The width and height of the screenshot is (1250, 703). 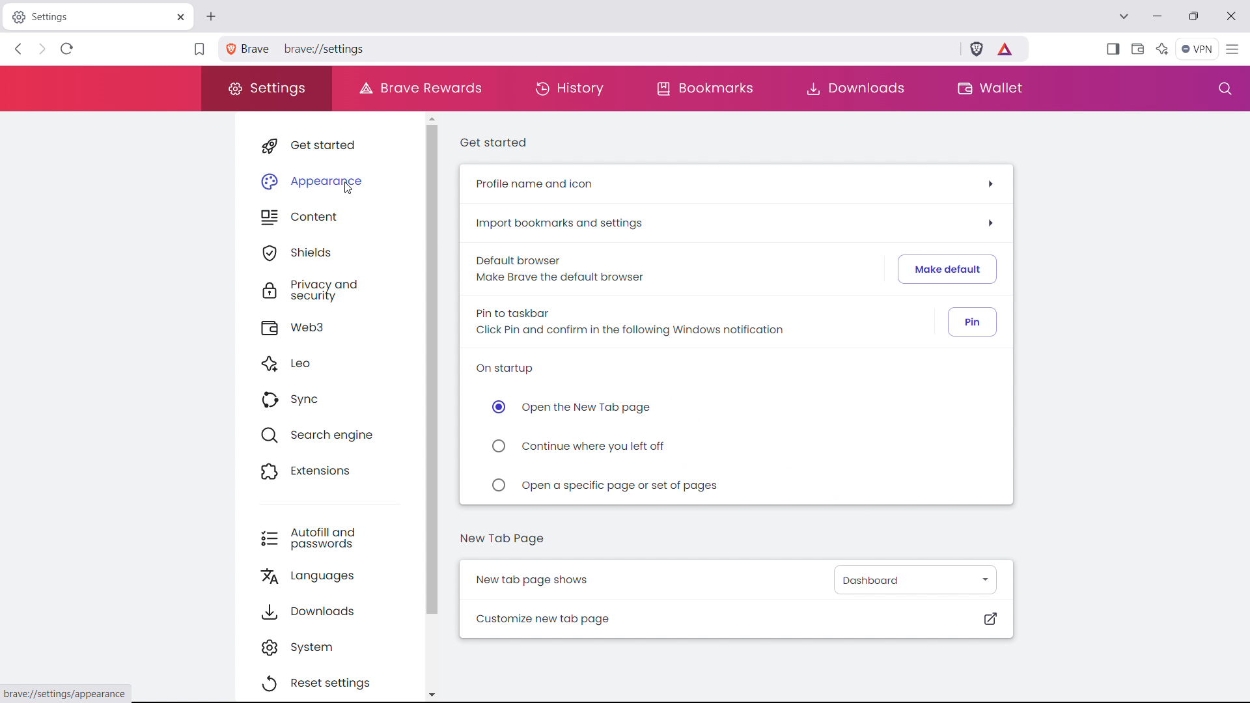 What do you see at coordinates (1138, 48) in the screenshot?
I see `wallet` at bounding box center [1138, 48].